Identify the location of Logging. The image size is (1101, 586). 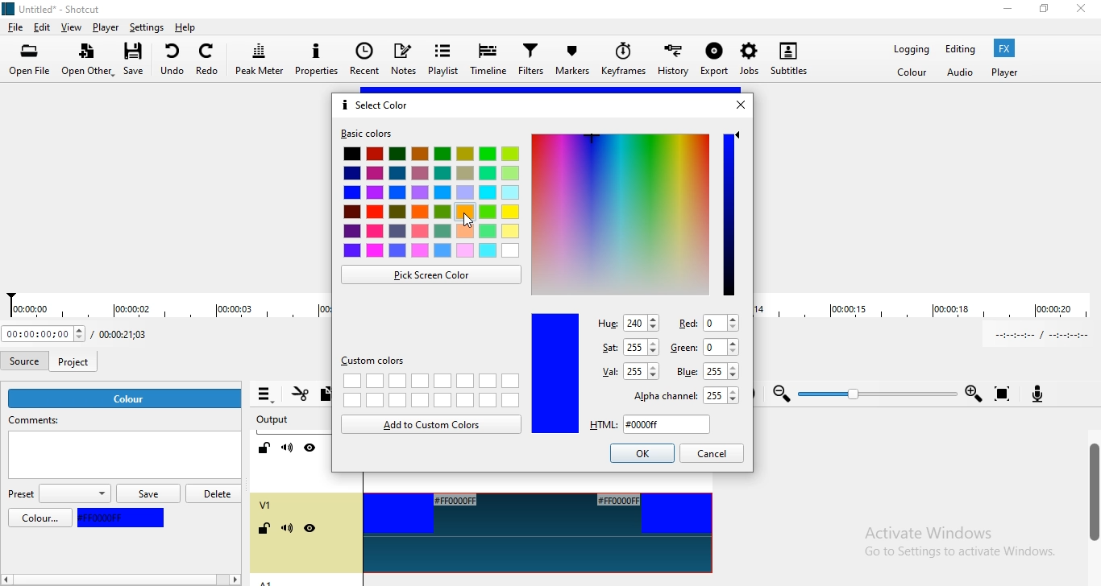
(907, 49).